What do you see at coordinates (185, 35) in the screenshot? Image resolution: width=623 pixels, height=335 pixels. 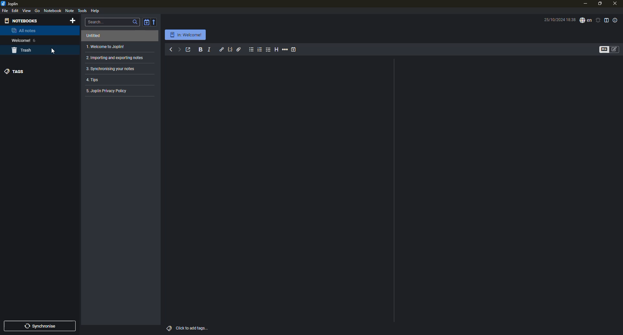 I see `In: welcome!` at bounding box center [185, 35].